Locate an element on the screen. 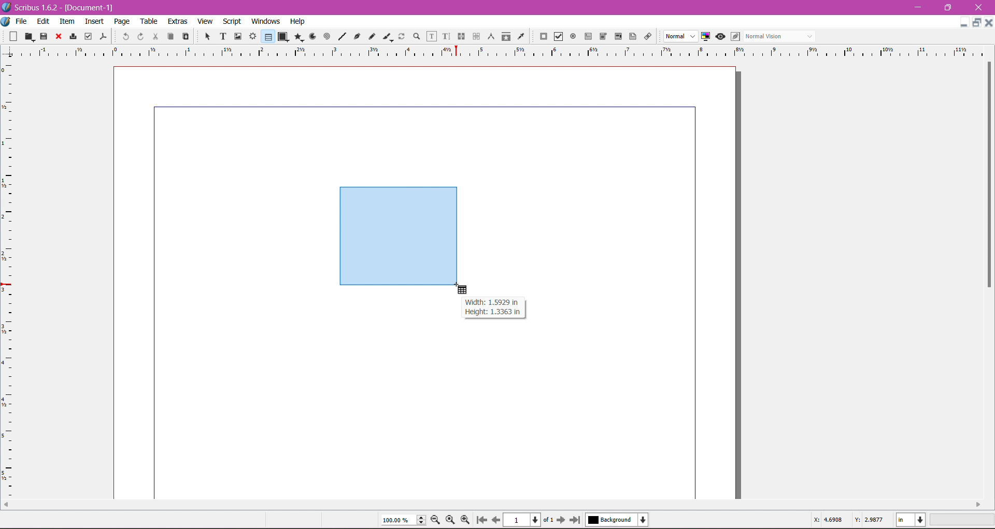 The image size is (995, 529). Edit Text in Frames is located at coordinates (432, 36).